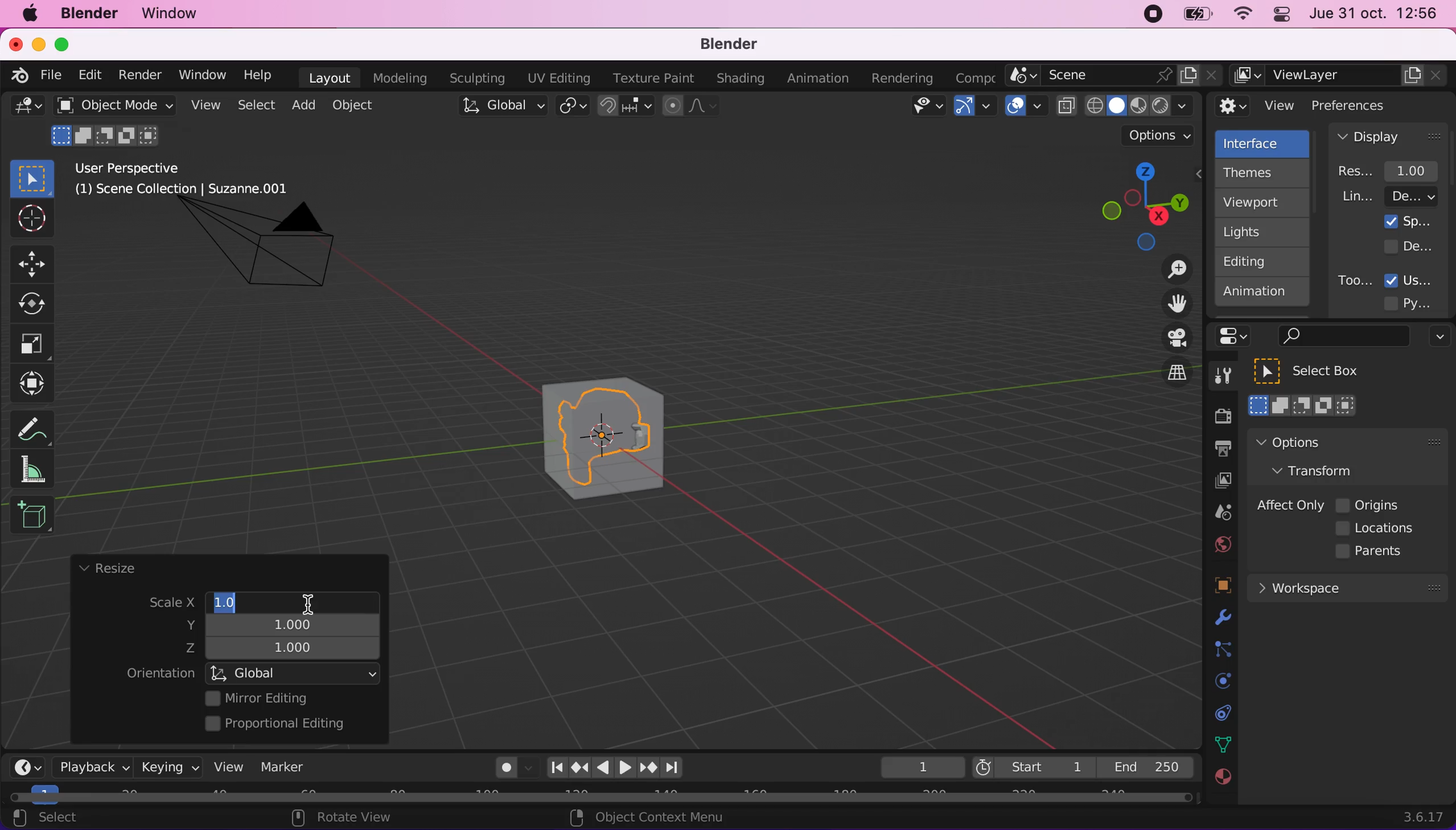  What do you see at coordinates (190, 180) in the screenshot?
I see `user perspective (1) scene collection | suzzane.001` at bounding box center [190, 180].